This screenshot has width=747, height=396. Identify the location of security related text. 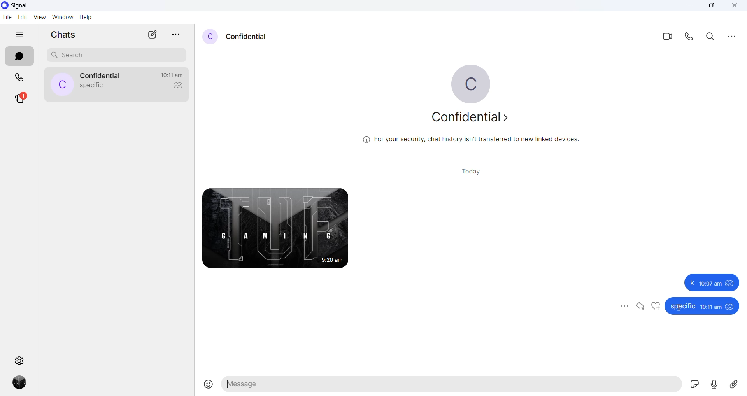
(473, 140).